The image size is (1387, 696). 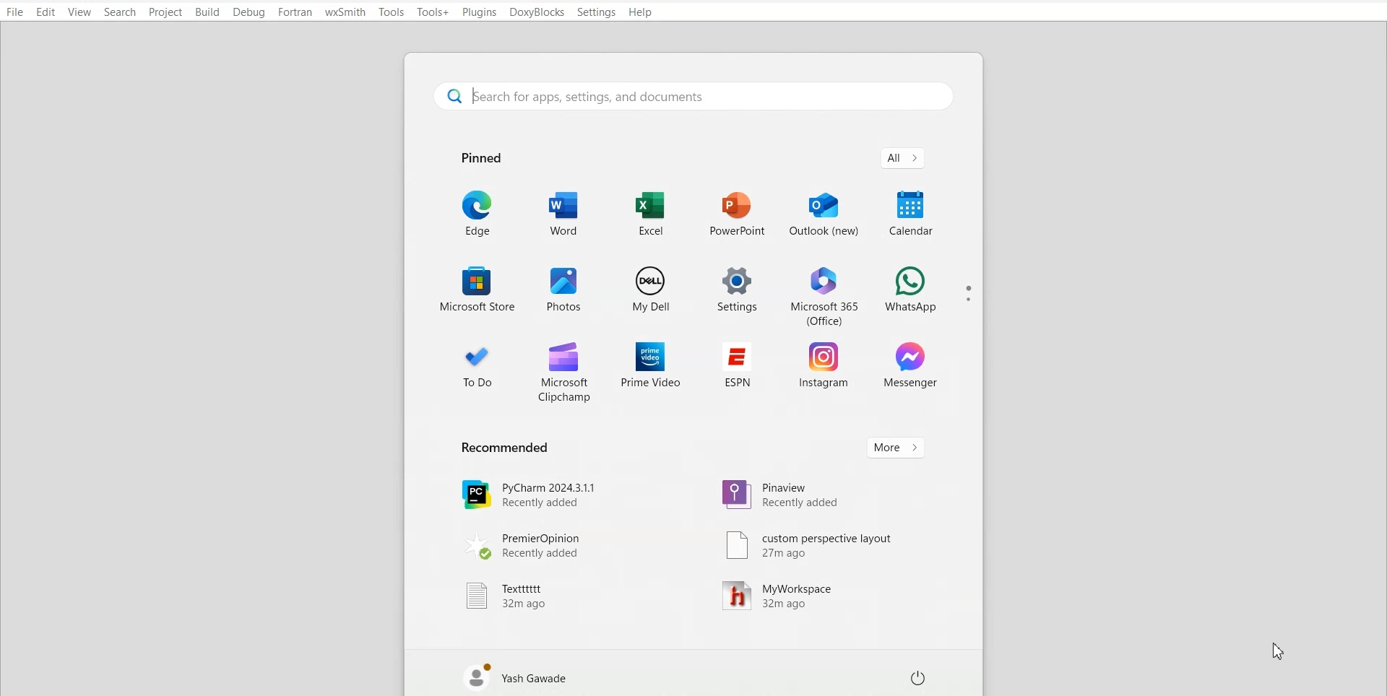 I want to click on Photos, so click(x=564, y=289).